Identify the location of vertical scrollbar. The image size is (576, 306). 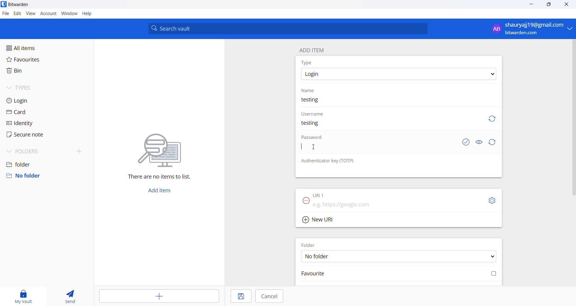
(572, 118).